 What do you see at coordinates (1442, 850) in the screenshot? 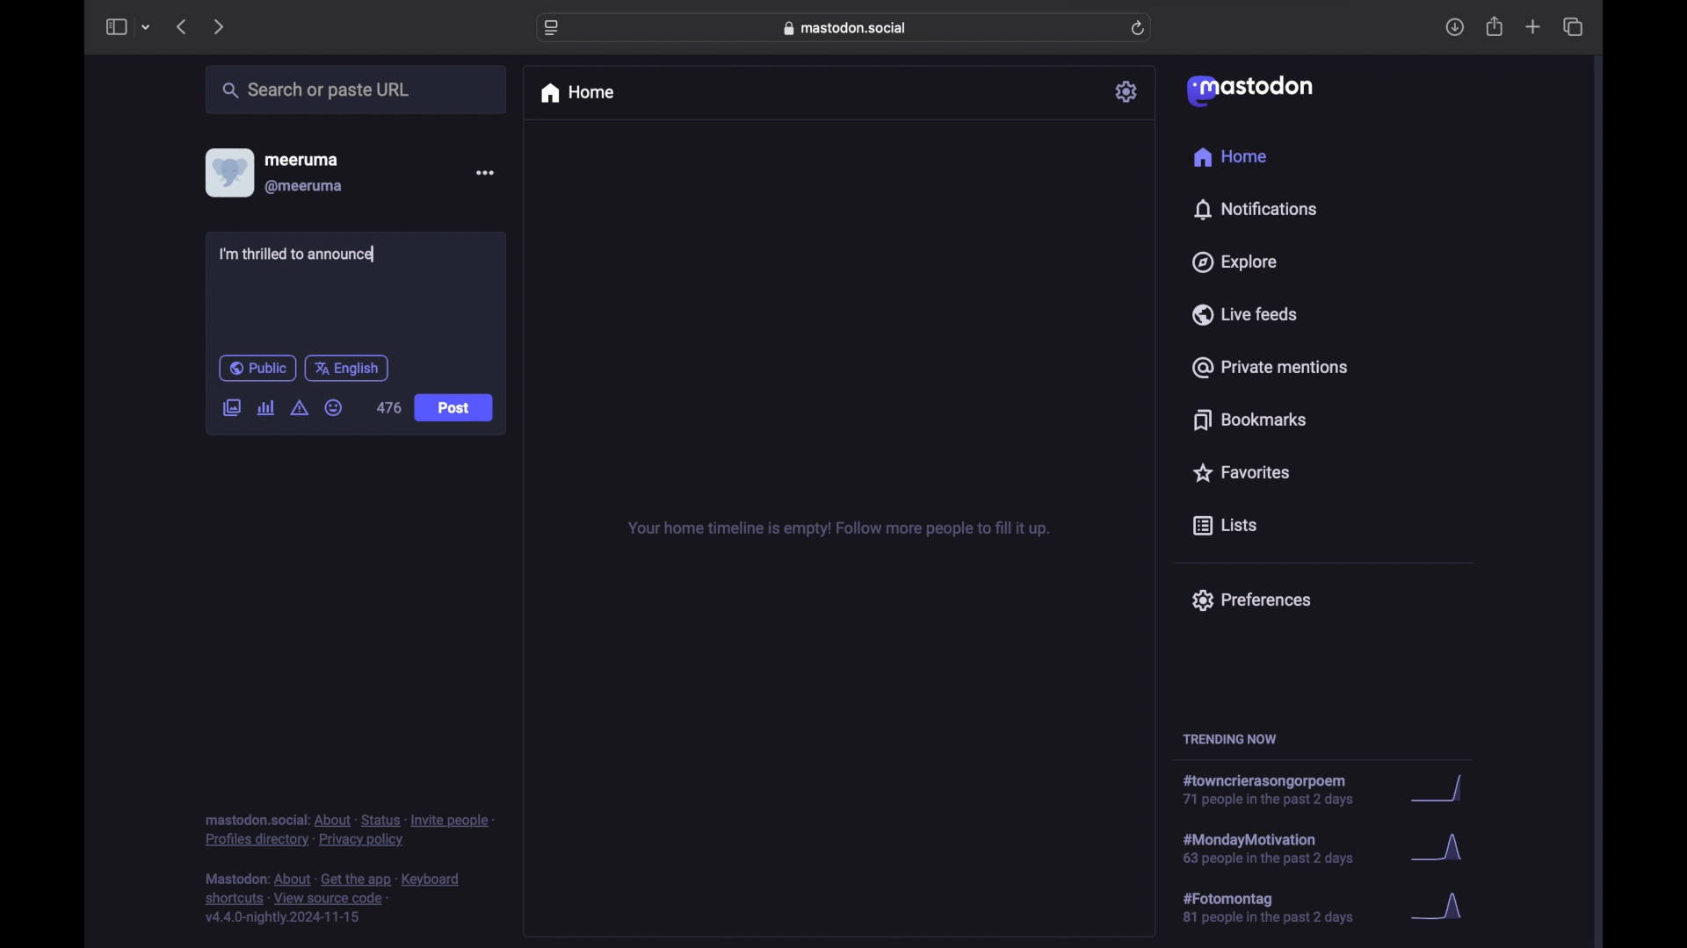
I see `graph` at bounding box center [1442, 850].